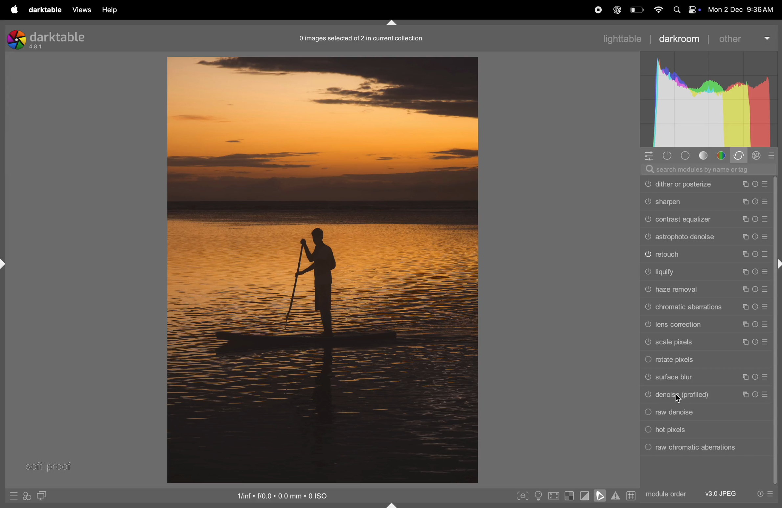  Describe the element at coordinates (765, 495) in the screenshot. I see `presets` at that location.